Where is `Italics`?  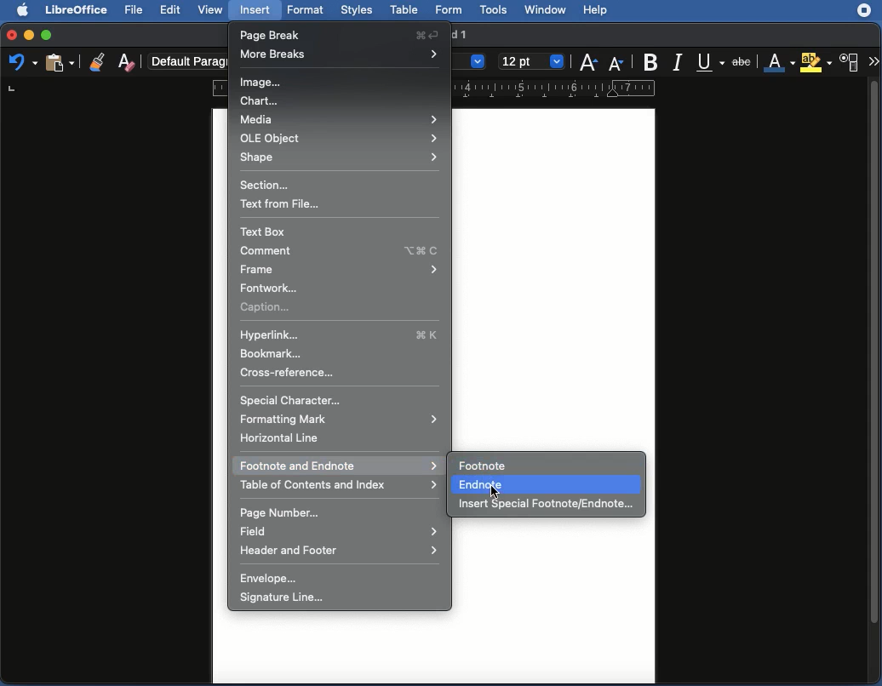
Italics is located at coordinates (681, 61).